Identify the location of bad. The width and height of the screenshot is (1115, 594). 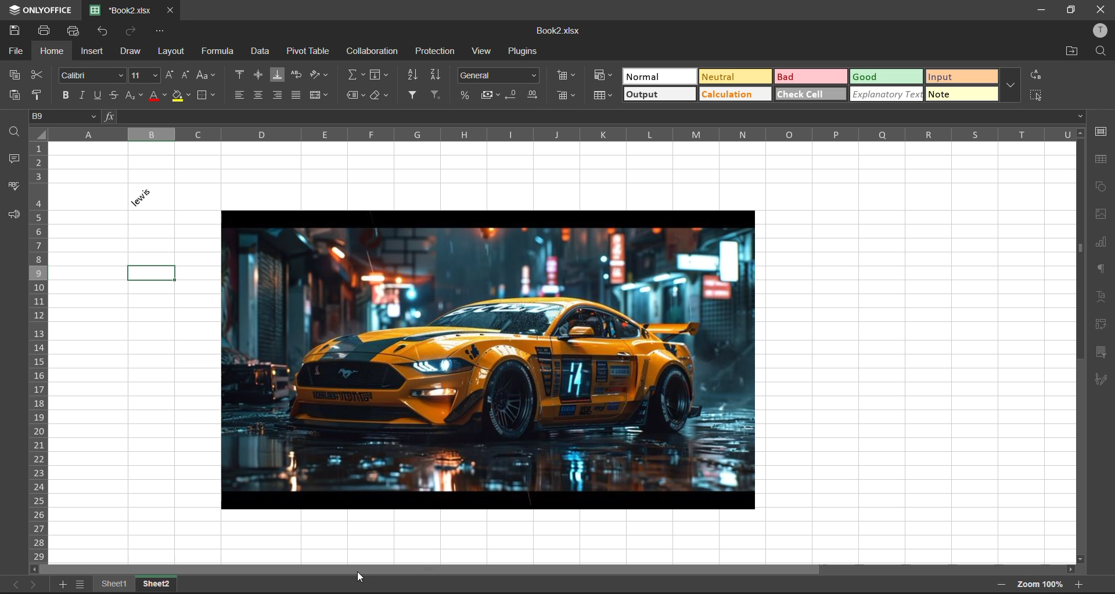
(812, 77).